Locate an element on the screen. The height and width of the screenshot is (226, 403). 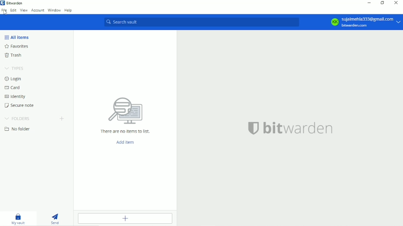
Window is located at coordinates (54, 10).